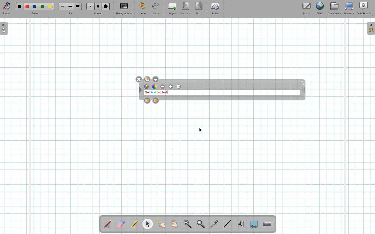  I want to click on Next, so click(199, 8).